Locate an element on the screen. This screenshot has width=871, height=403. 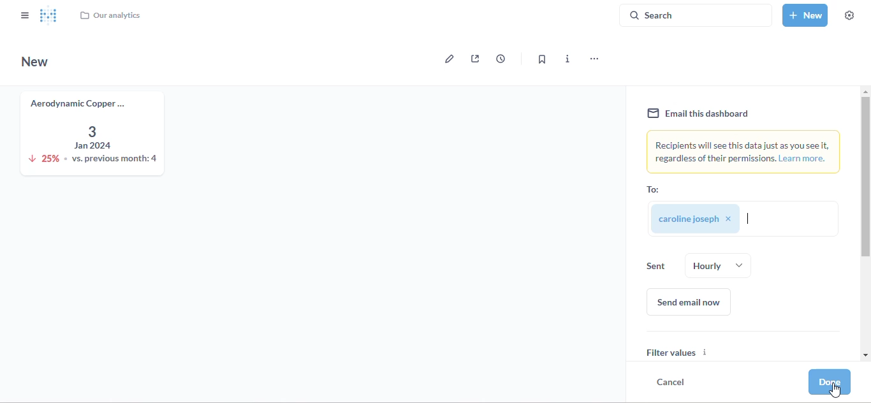
our analytics is located at coordinates (110, 15).